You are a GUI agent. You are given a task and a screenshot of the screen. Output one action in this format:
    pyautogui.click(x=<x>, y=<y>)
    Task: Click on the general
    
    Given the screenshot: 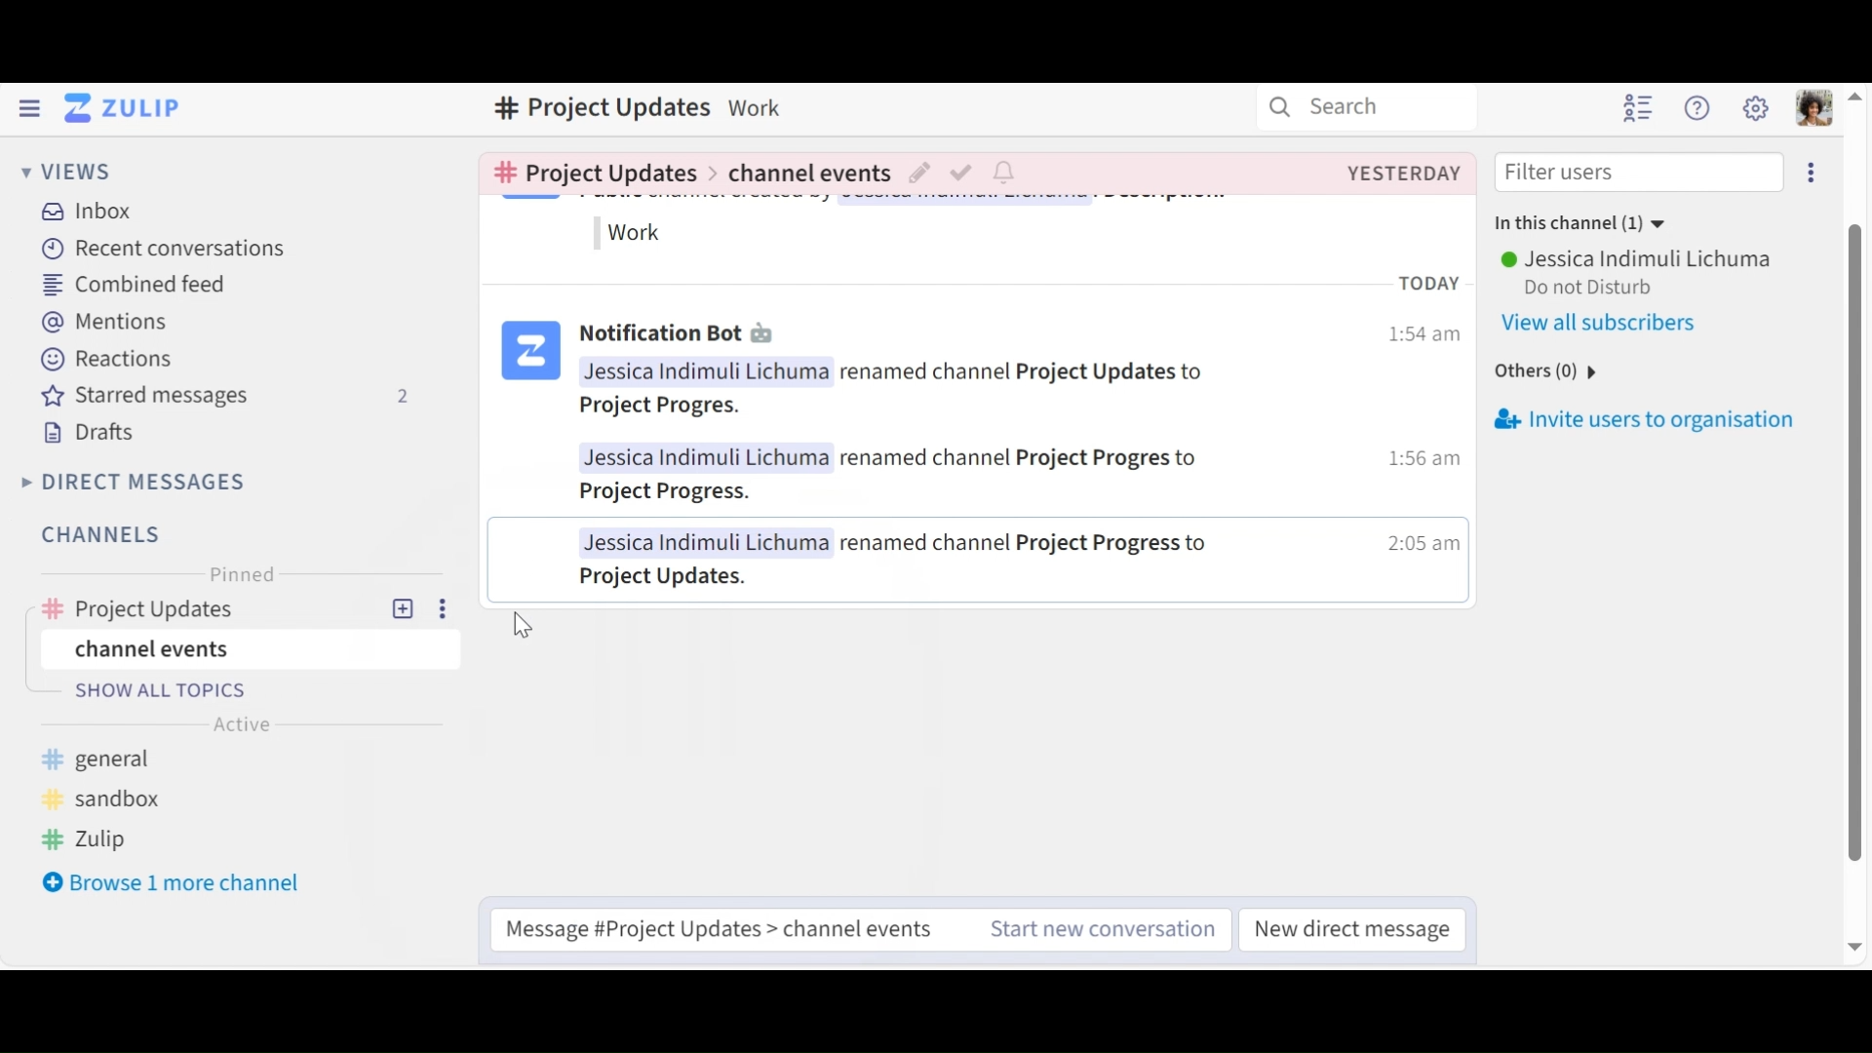 What is the action you would take?
    pyautogui.click(x=110, y=758)
    